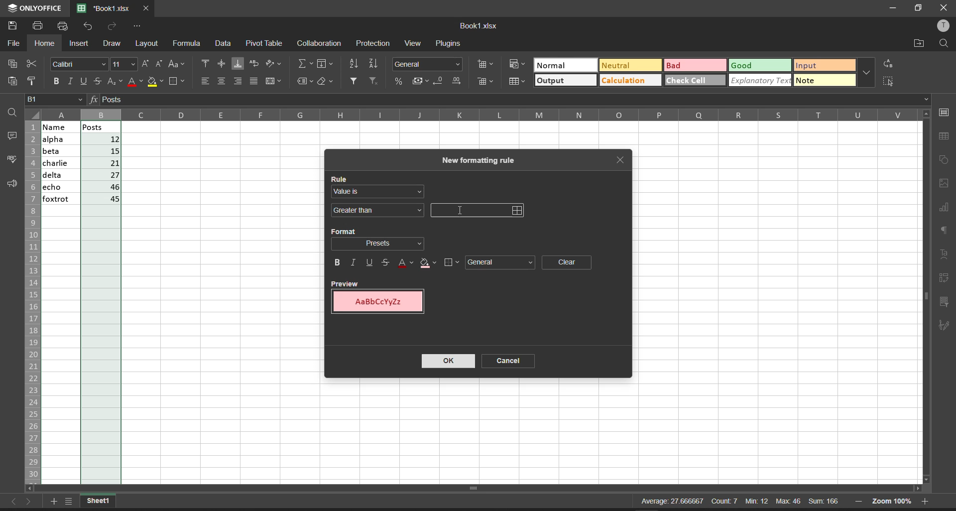 The height and width of the screenshot is (511, 956). Describe the element at coordinates (450, 261) in the screenshot. I see `borders` at that location.